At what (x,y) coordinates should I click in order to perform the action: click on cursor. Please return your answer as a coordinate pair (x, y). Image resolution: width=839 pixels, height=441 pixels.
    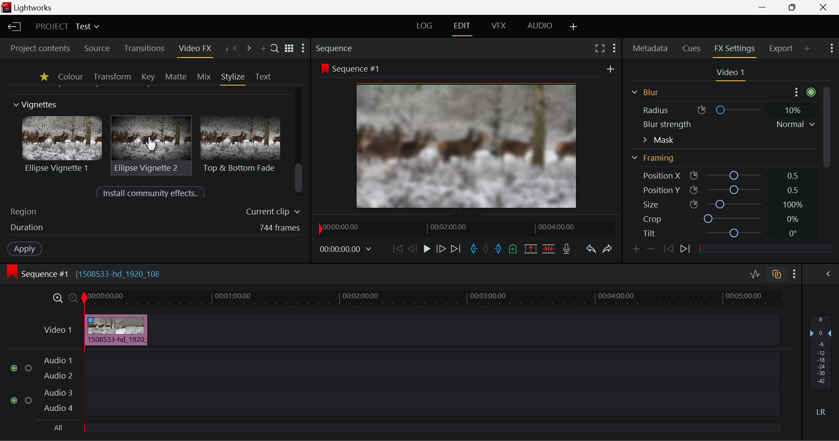
    Looking at the image, I should click on (105, 328).